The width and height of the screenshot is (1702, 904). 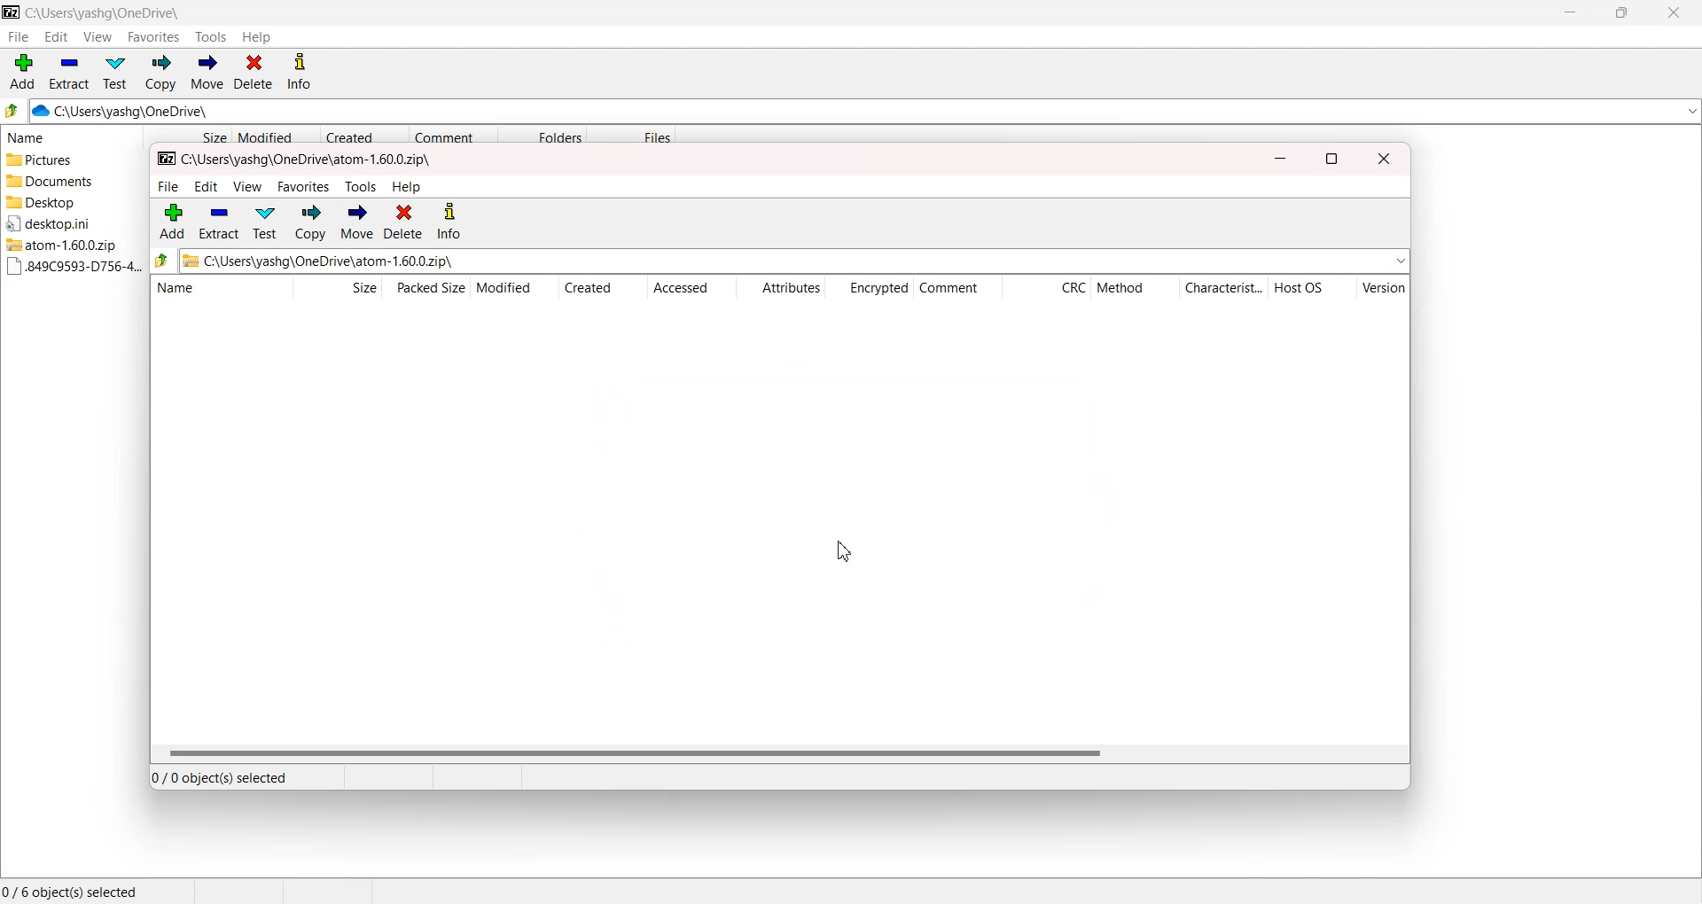 What do you see at coordinates (780, 289) in the screenshot?
I see `Attributes` at bounding box center [780, 289].